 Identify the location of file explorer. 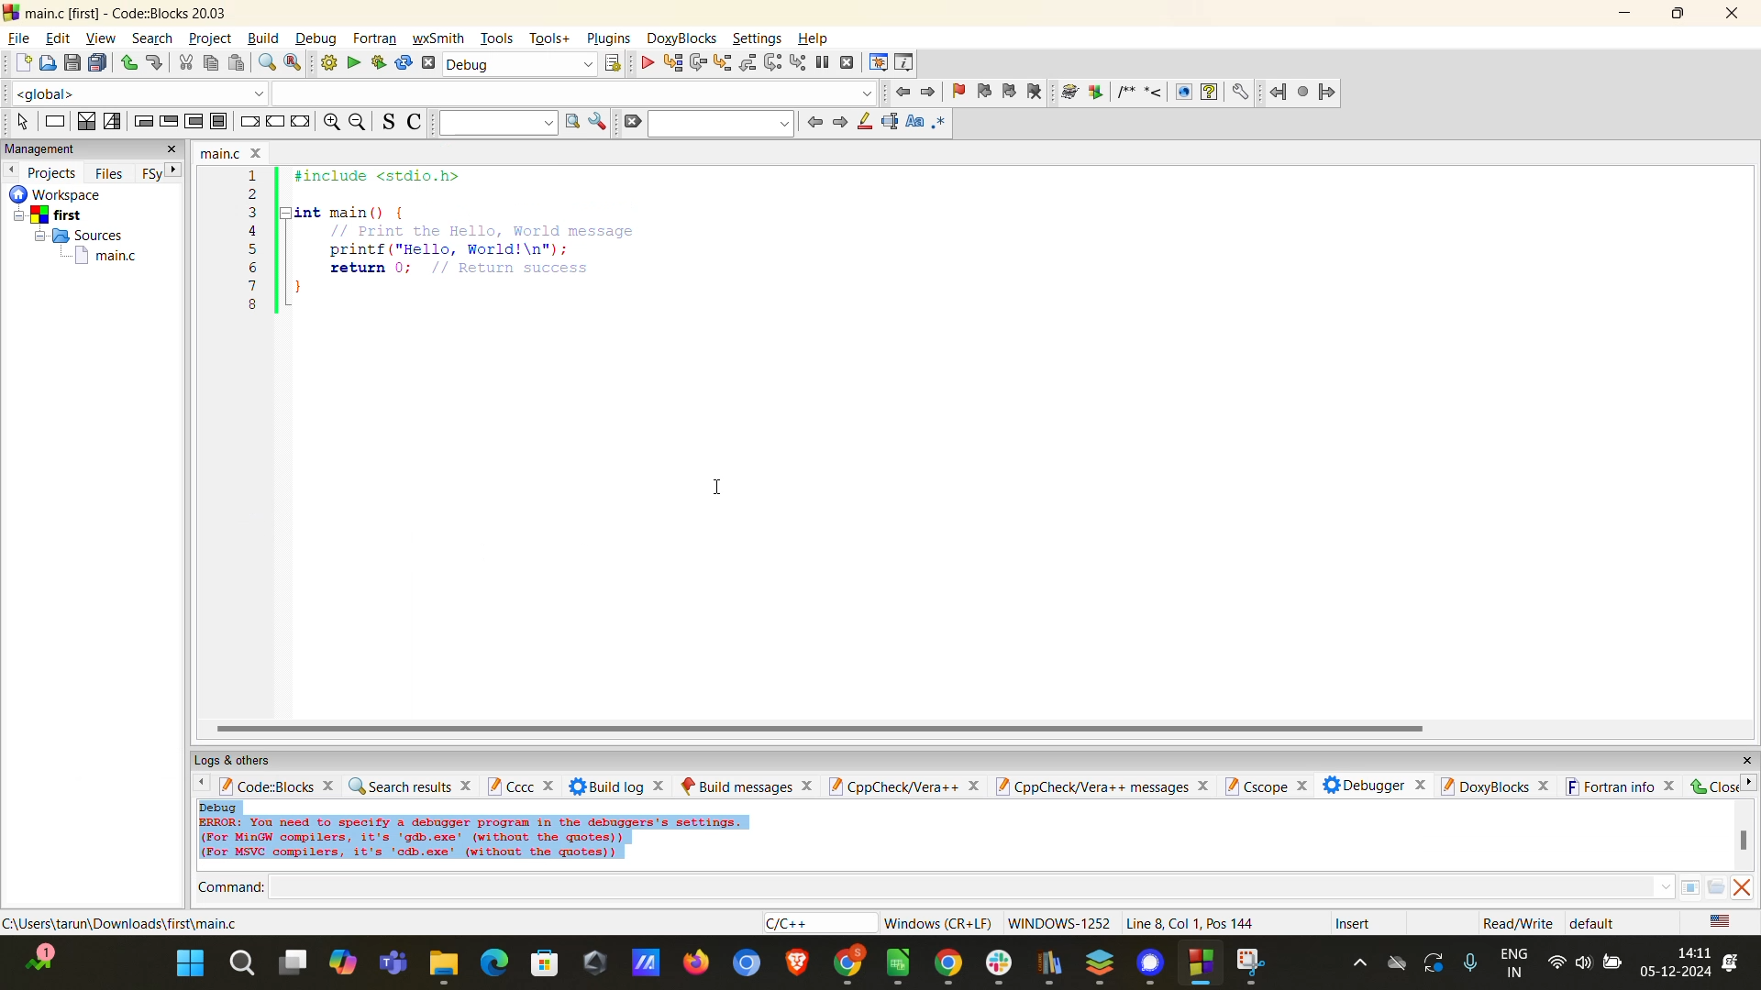
(440, 962).